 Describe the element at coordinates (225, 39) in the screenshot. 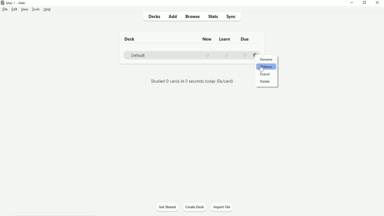

I see `Learn` at that location.